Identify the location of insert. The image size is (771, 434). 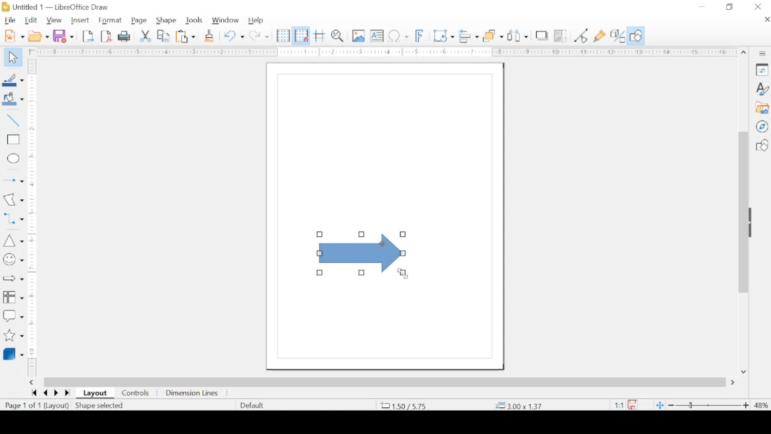
(80, 20).